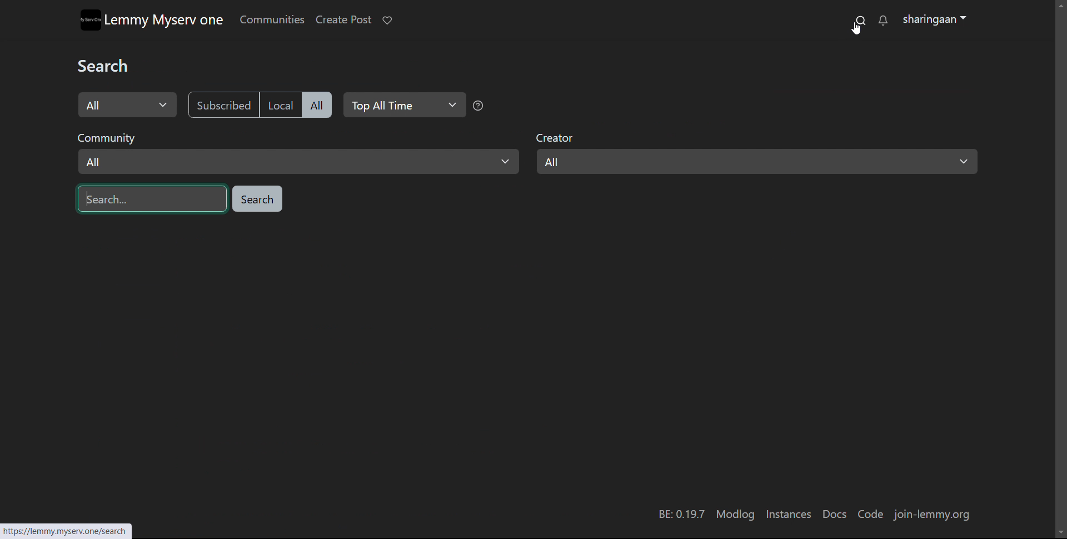 The width and height of the screenshot is (1067, 539). Describe the element at coordinates (874, 515) in the screenshot. I see `code` at that location.